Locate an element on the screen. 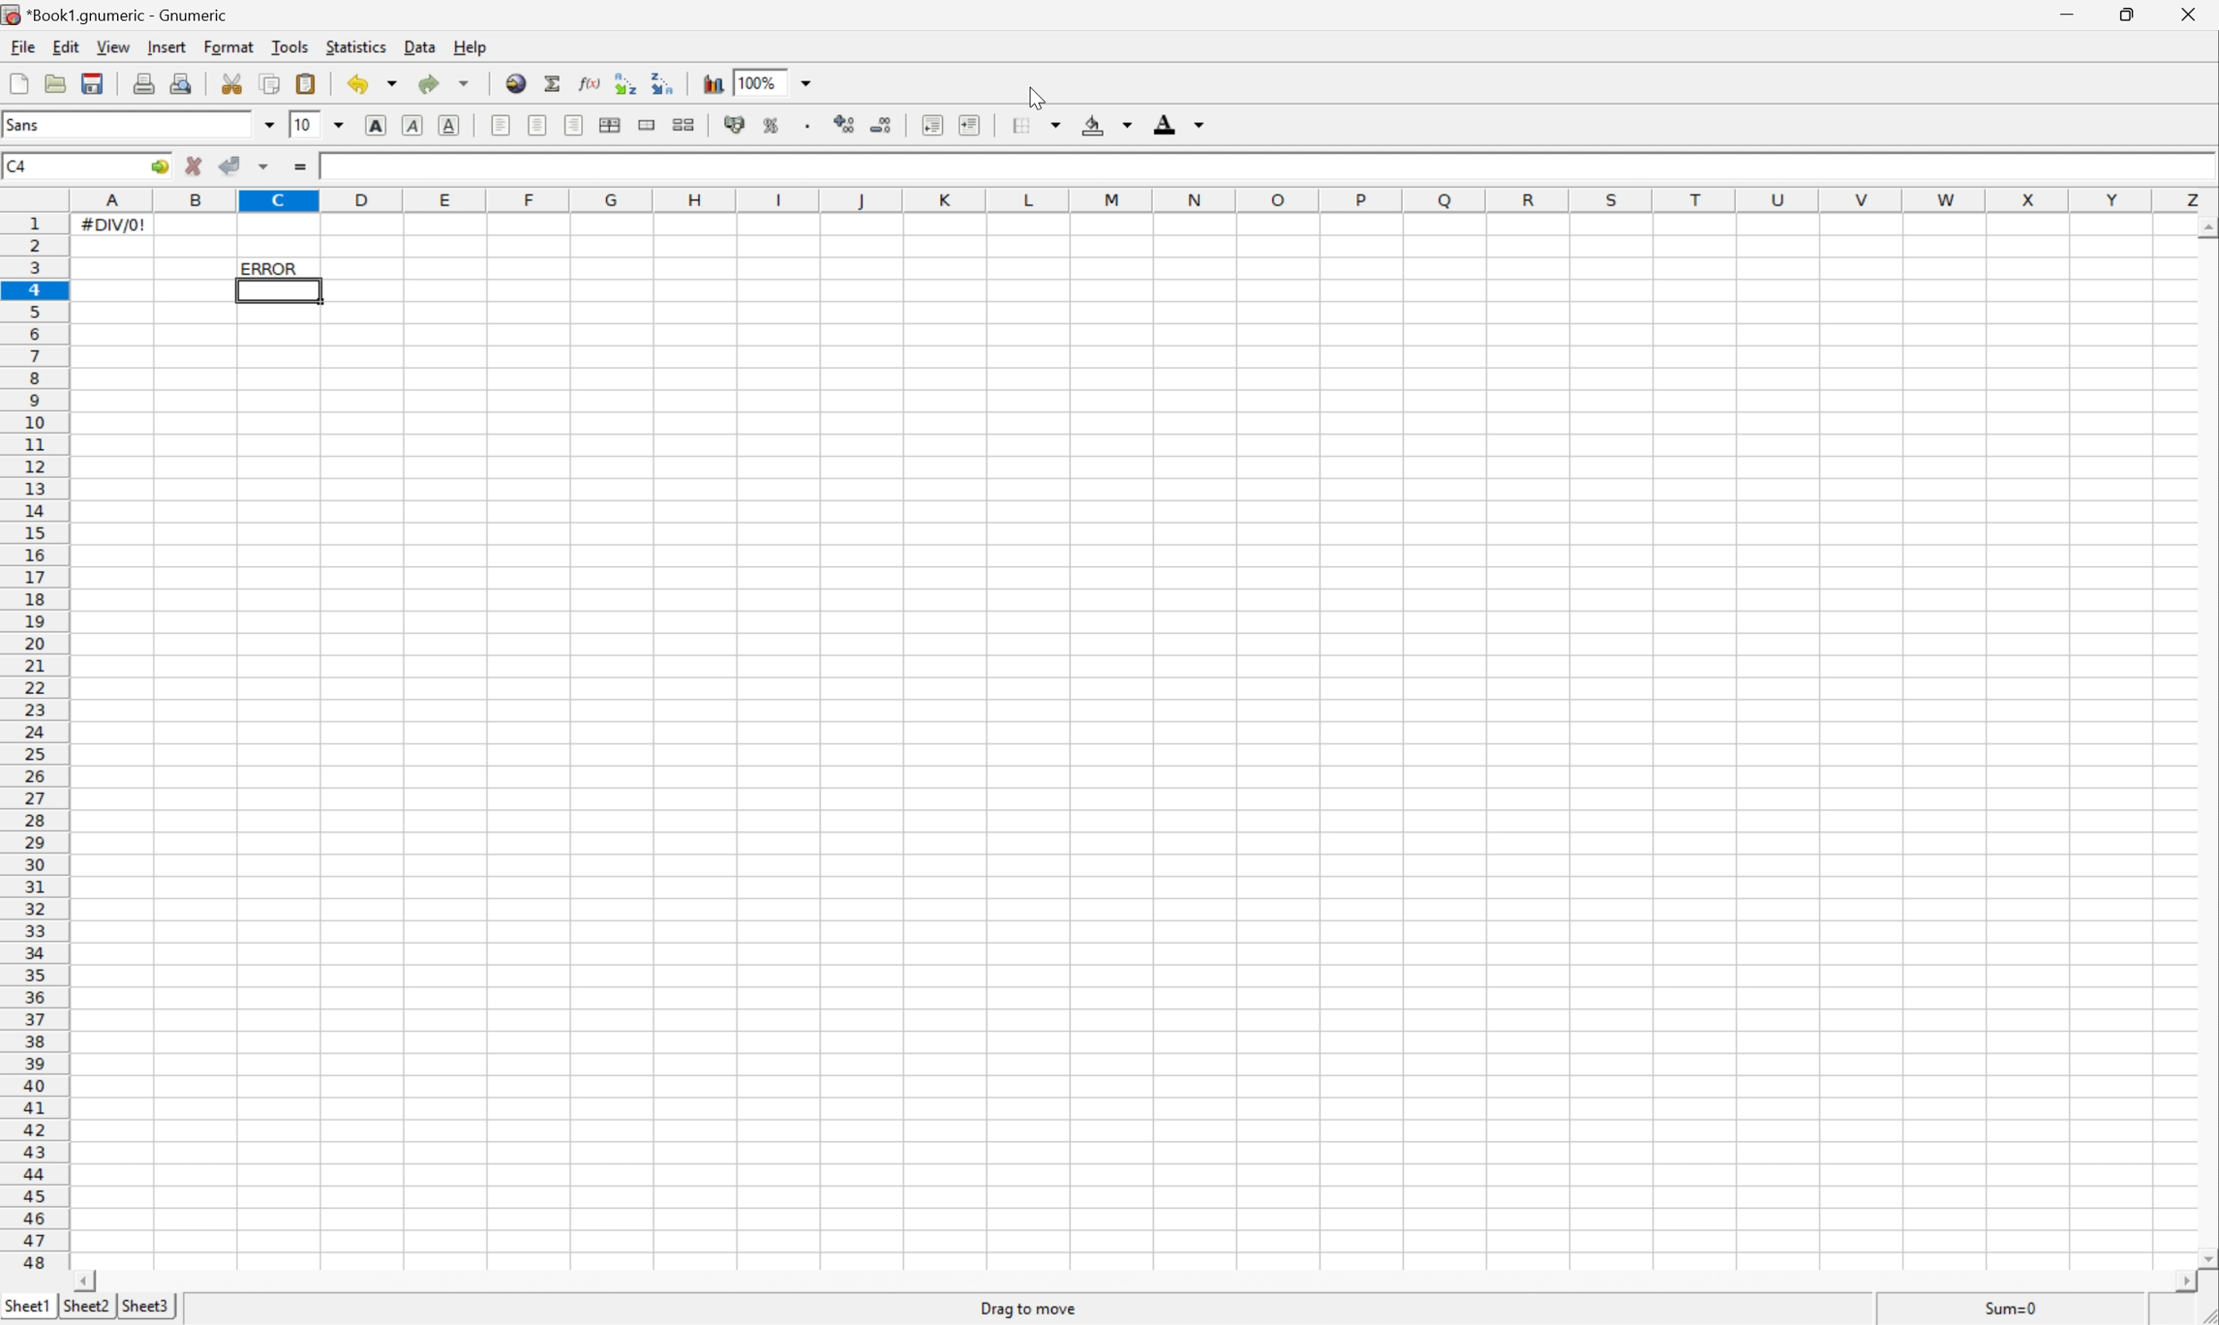 The image size is (2219, 1325). Enter formula is located at coordinates (298, 164).